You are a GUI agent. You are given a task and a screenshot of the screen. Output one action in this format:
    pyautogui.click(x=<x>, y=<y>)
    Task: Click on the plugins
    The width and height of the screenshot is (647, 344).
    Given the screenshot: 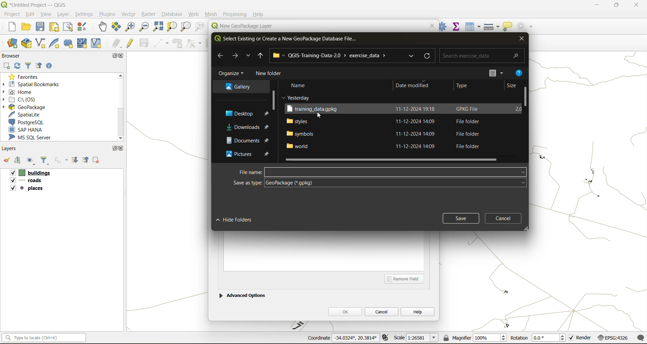 What is the action you would take?
    pyautogui.click(x=107, y=14)
    